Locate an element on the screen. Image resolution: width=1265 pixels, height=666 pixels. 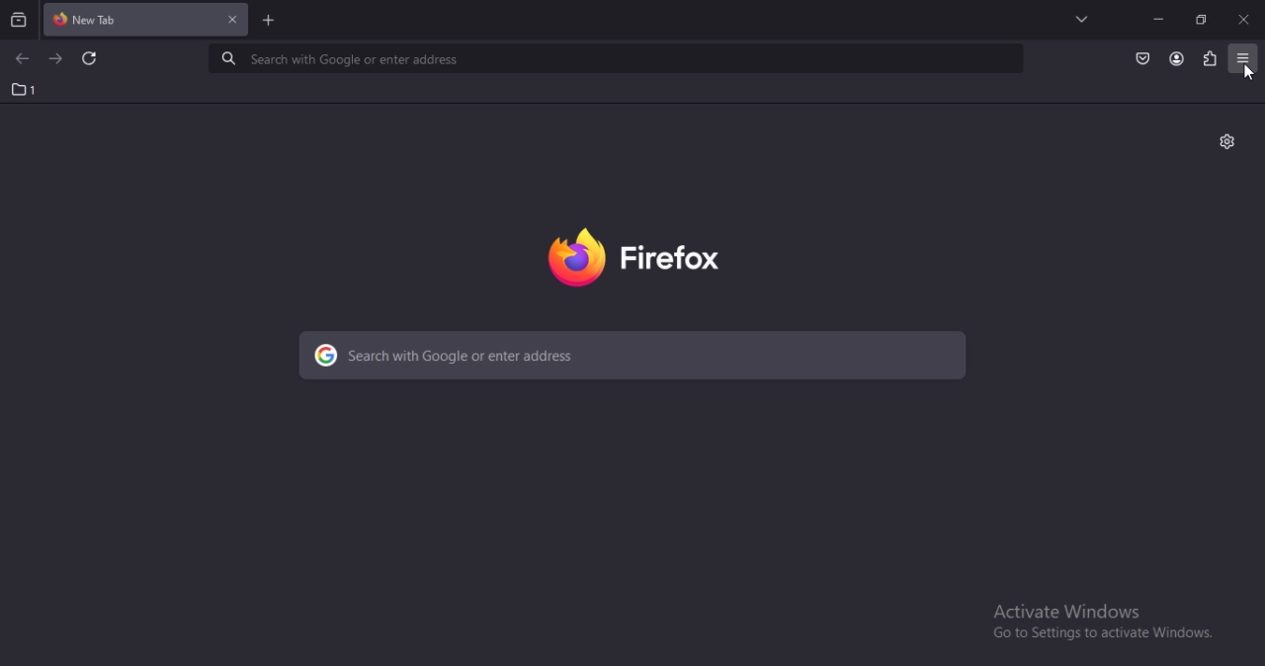
new tab is located at coordinates (105, 17).